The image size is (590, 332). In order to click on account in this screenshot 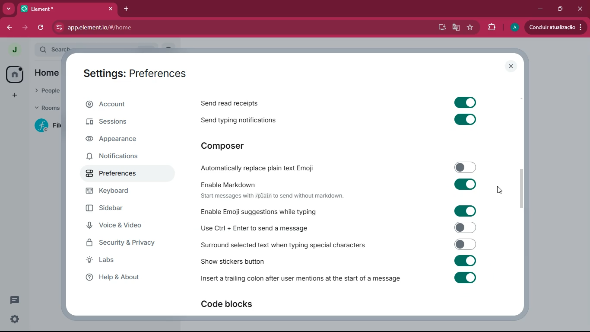, I will do `click(125, 105)`.